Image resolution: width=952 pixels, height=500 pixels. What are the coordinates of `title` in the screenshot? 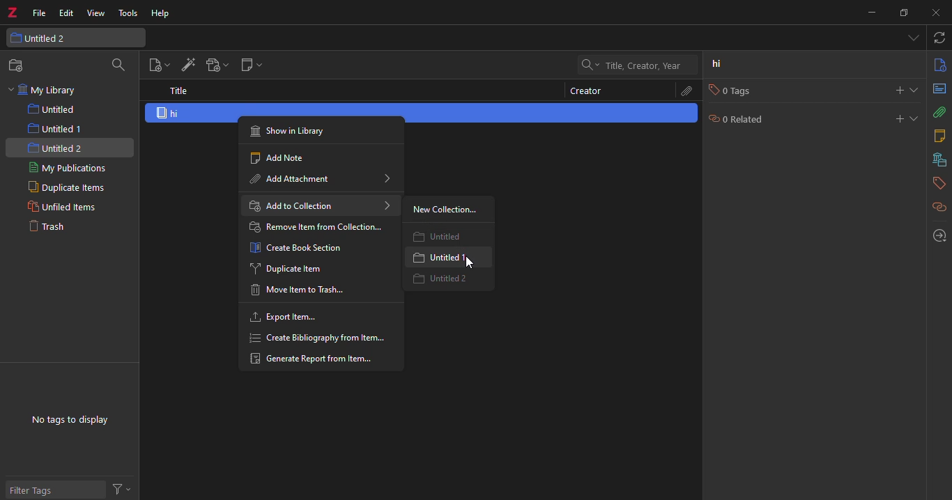 It's located at (178, 91).